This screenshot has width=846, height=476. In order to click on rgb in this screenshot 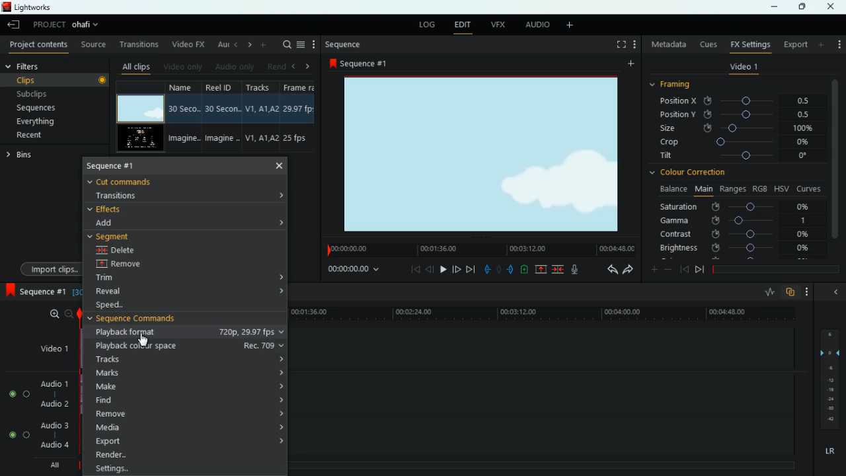, I will do `click(760, 188)`.